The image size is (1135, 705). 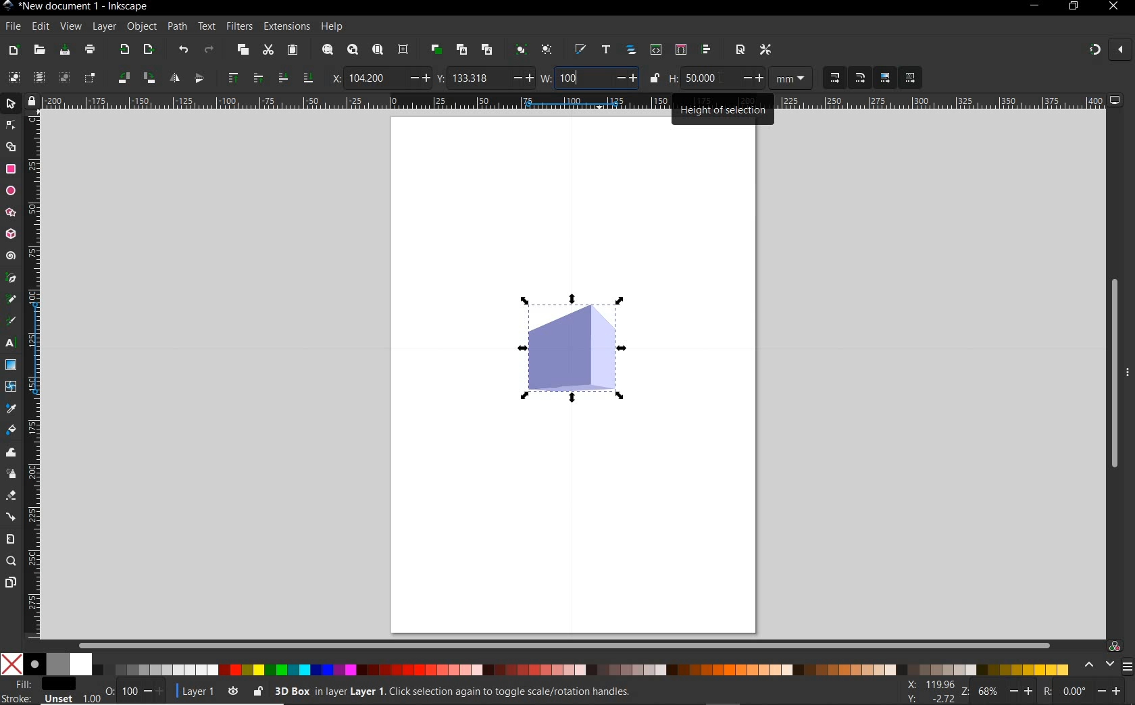 I want to click on height of selection, so click(x=724, y=108).